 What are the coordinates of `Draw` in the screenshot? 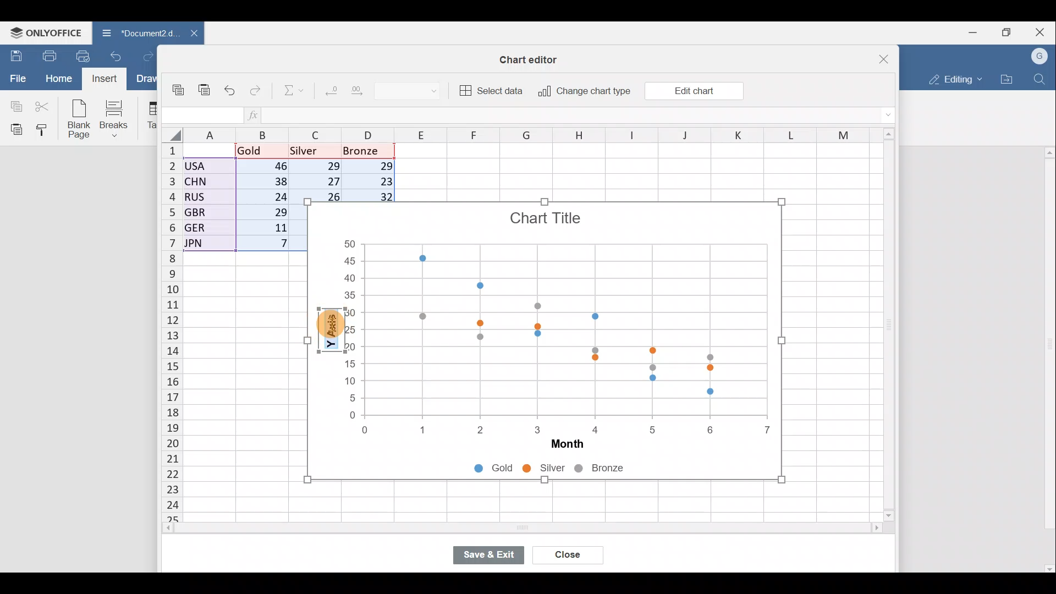 It's located at (146, 79).